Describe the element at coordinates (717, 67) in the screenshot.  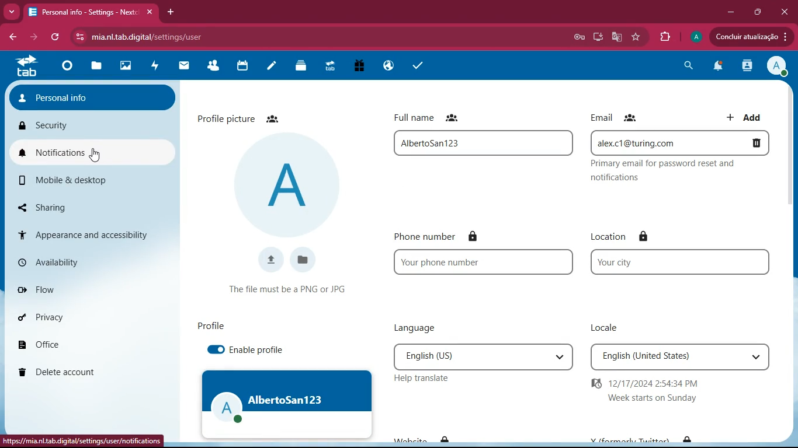
I see `notifications` at that location.